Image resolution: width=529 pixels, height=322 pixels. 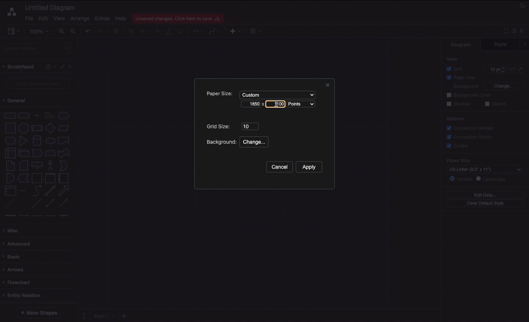 I want to click on File, so click(x=28, y=18).